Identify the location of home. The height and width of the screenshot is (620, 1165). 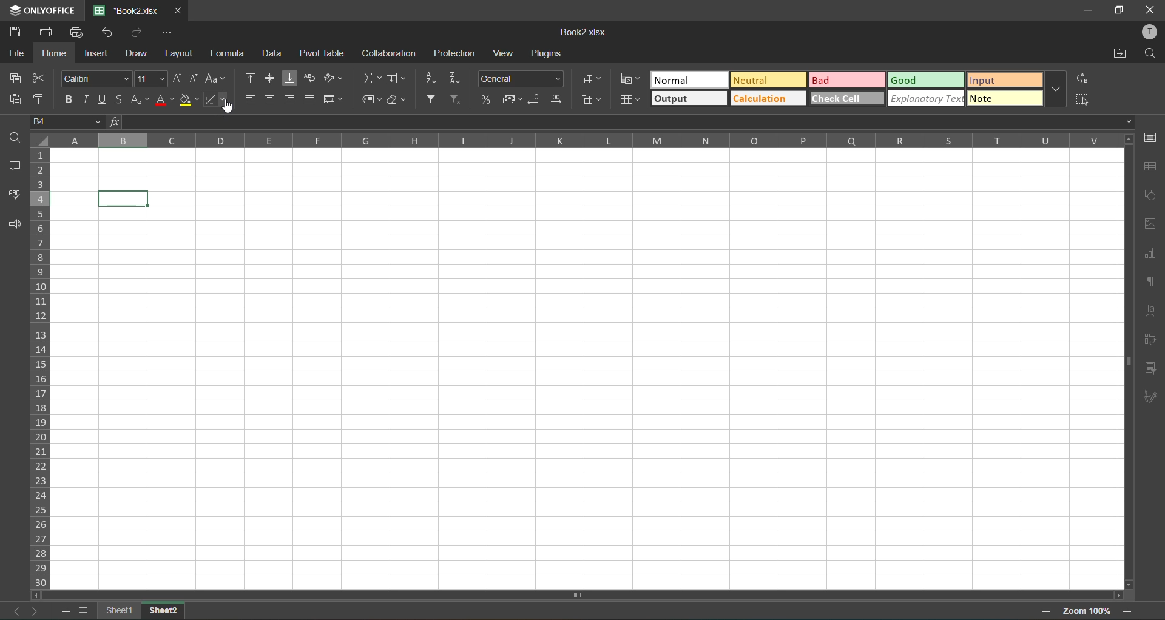
(57, 53).